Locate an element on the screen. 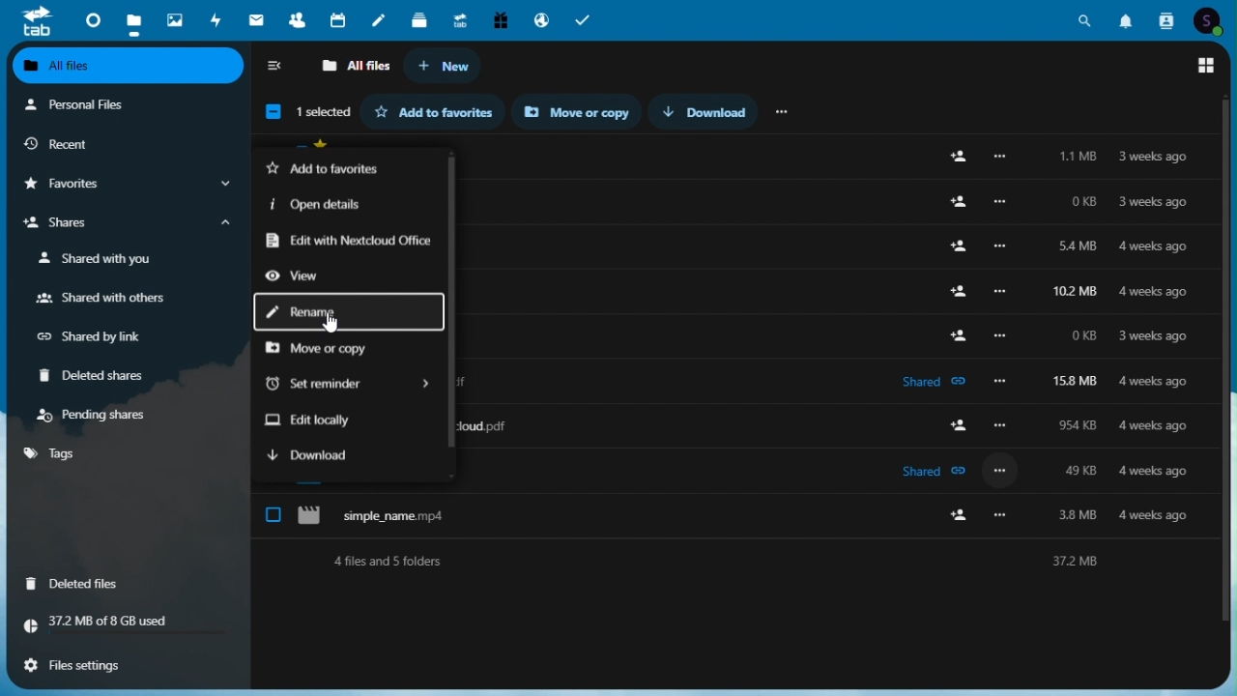  set reminder 151 MB 4 weeks ago is located at coordinates (732, 382).